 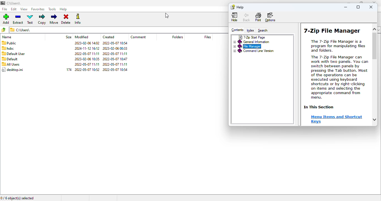 What do you see at coordinates (373, 30) in the screenshot?
I see `scroll up` at bounding box center [373, 30].